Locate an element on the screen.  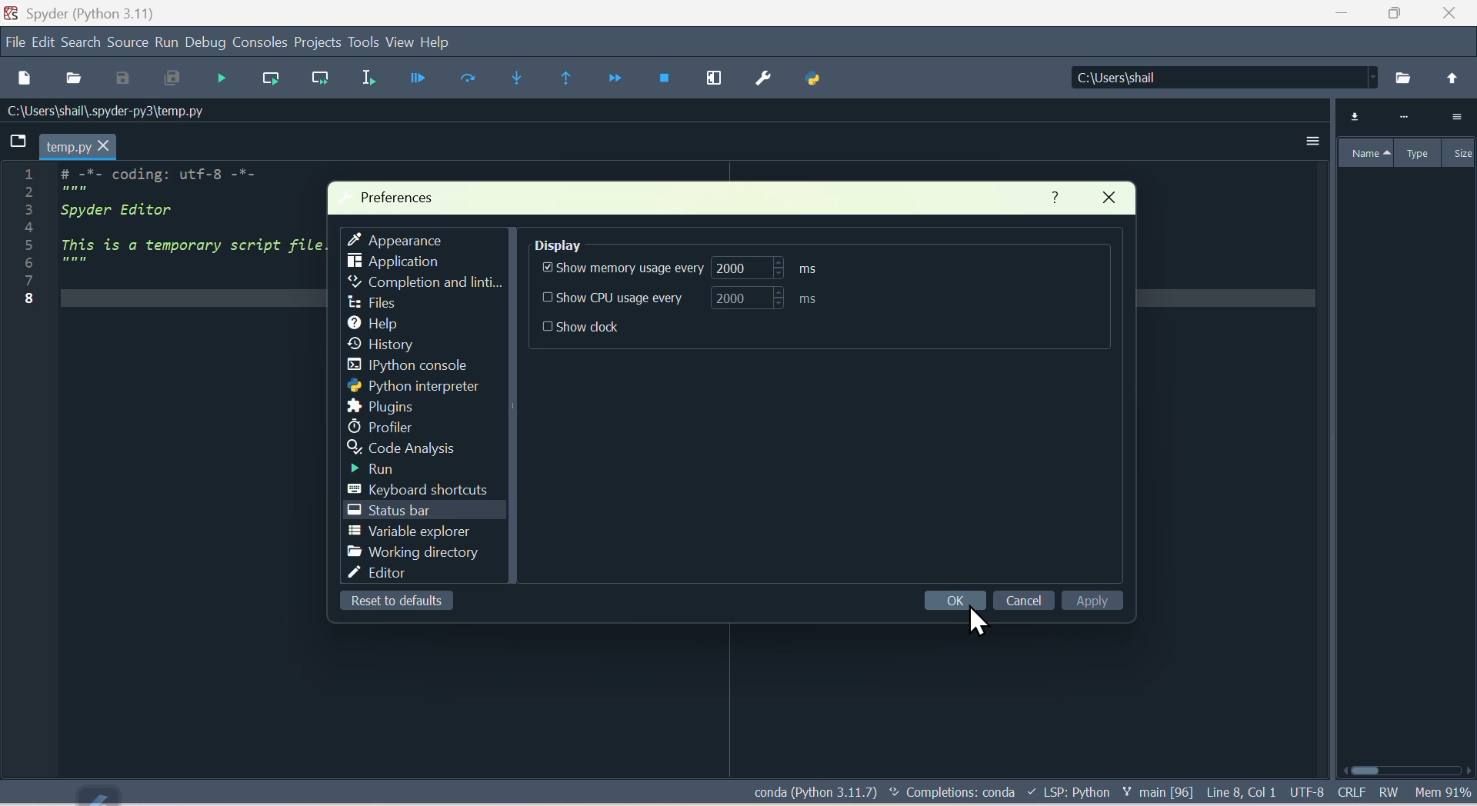
Editor is located at coordinates (377, 573).